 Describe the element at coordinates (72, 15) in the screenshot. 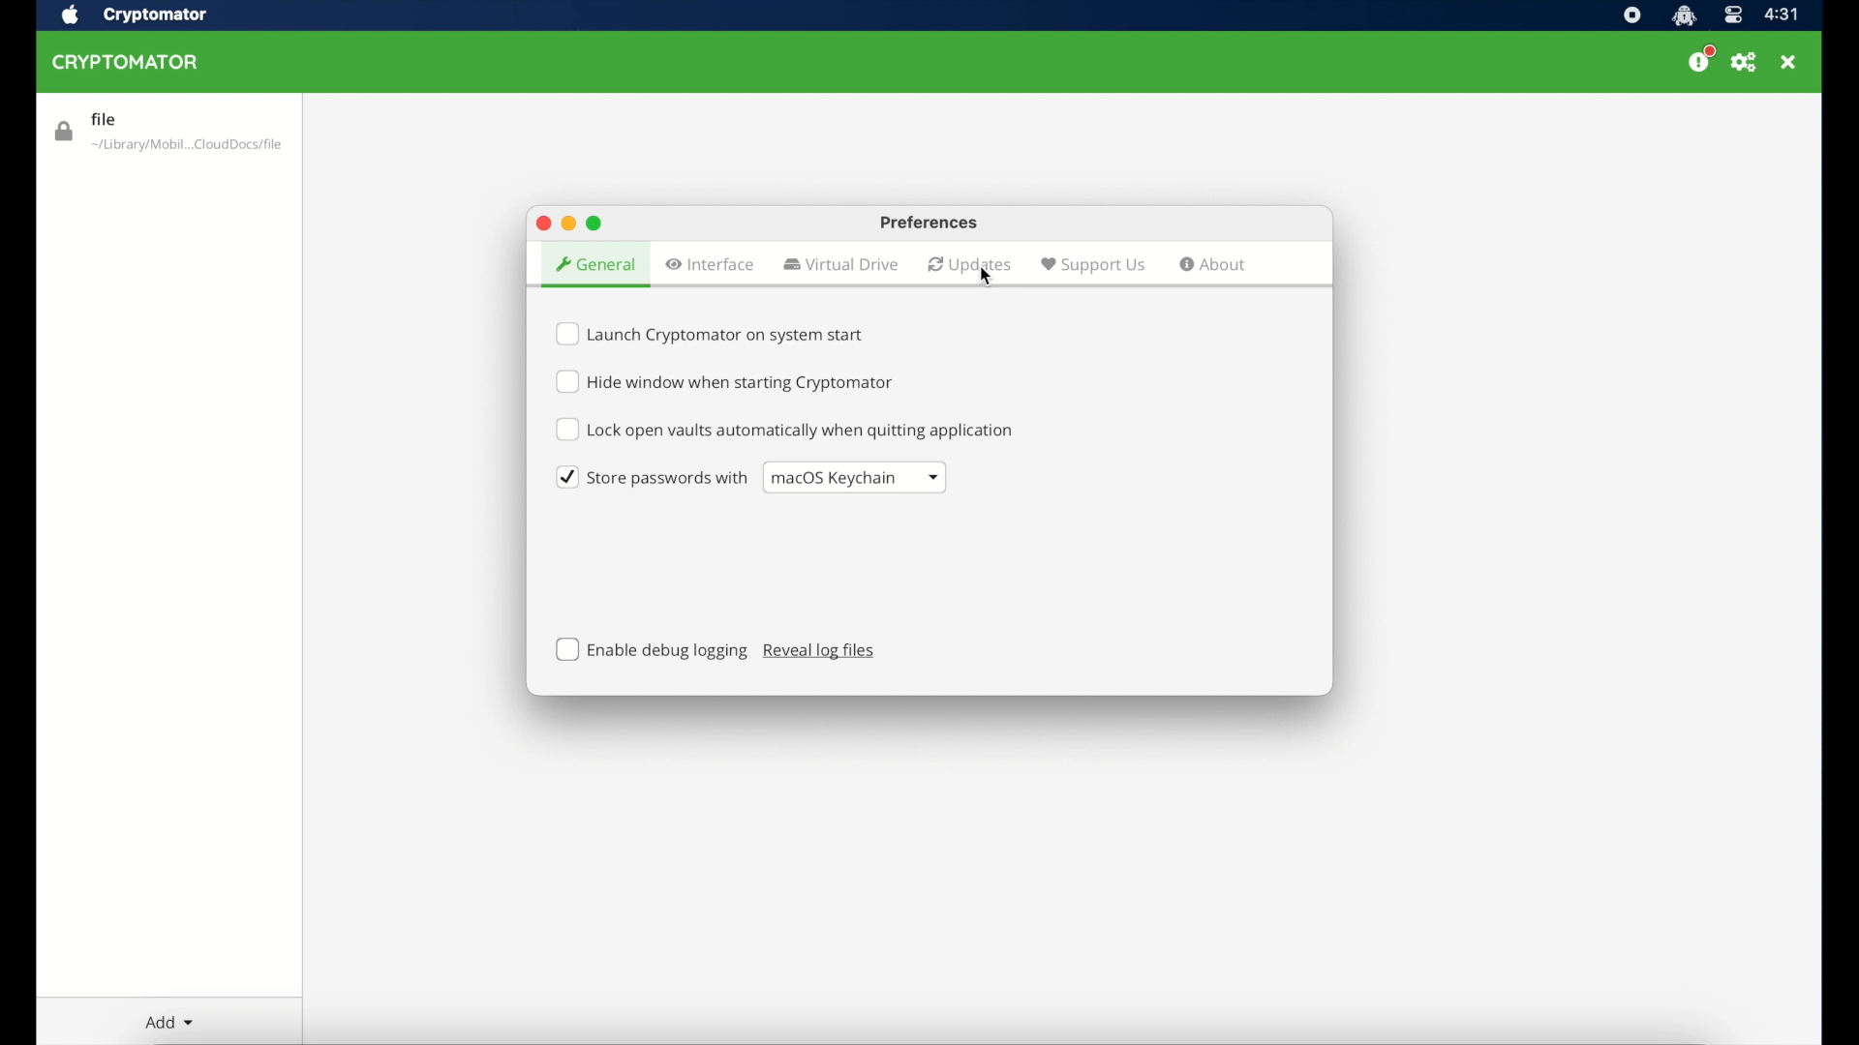

I see `apple icon` at that location.